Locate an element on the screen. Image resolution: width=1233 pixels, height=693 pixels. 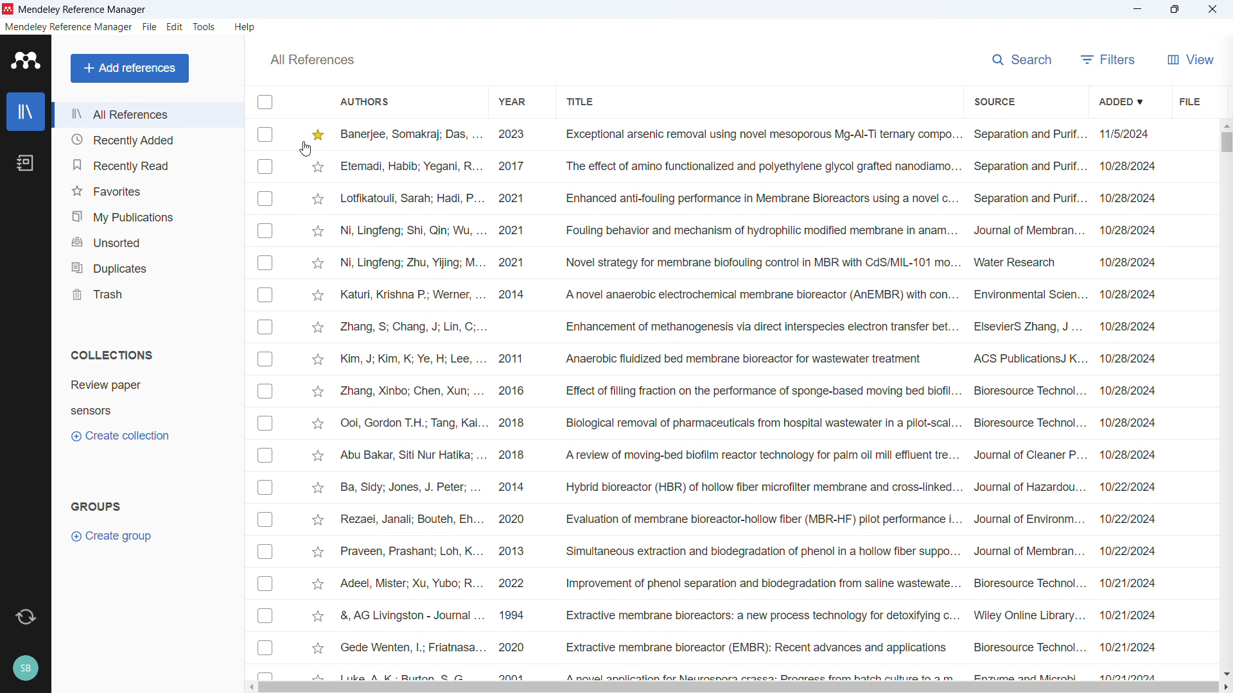
Source of individual entries  is located at coordinates (1030, 403).